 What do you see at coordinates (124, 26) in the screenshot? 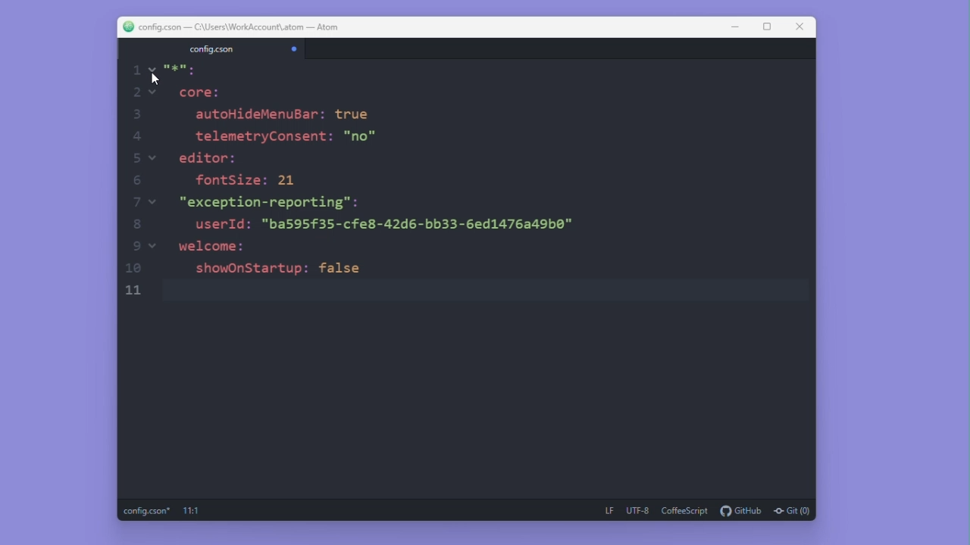
I see `logo` at bounding box center [124, 26].